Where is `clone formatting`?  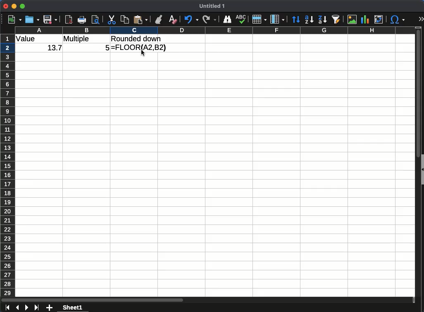 clone formatting is located at coordinates (159, 19).